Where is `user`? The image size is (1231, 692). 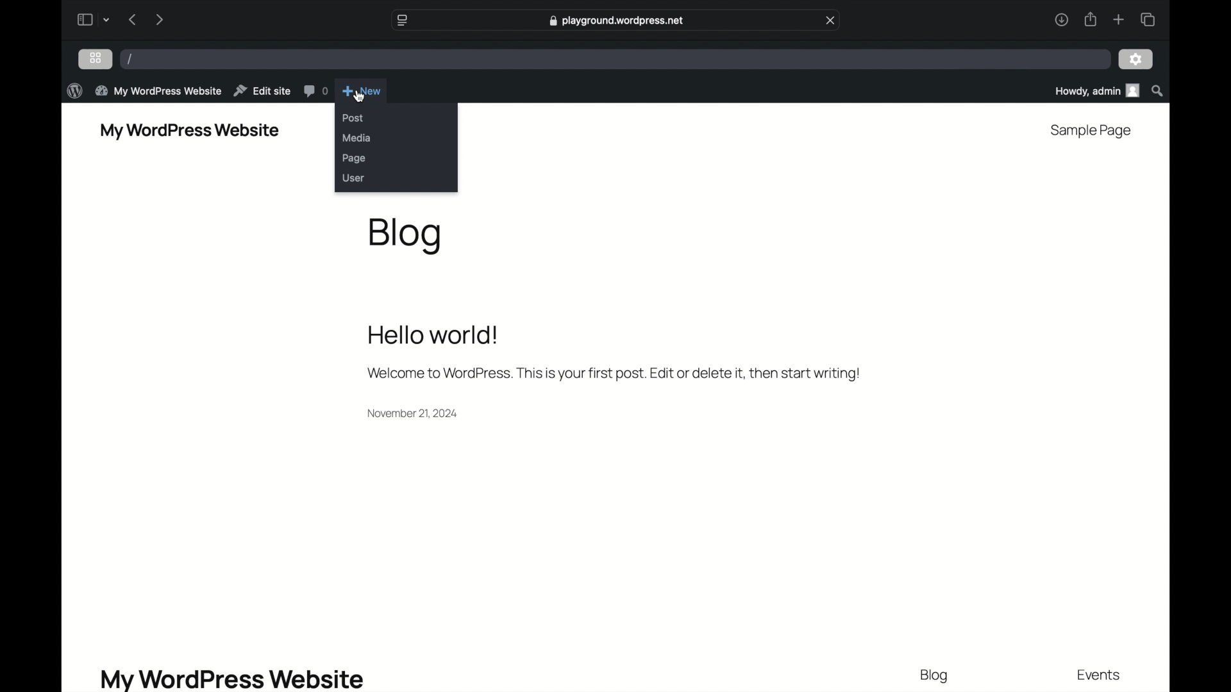
user is located at coordinates (353, 177).